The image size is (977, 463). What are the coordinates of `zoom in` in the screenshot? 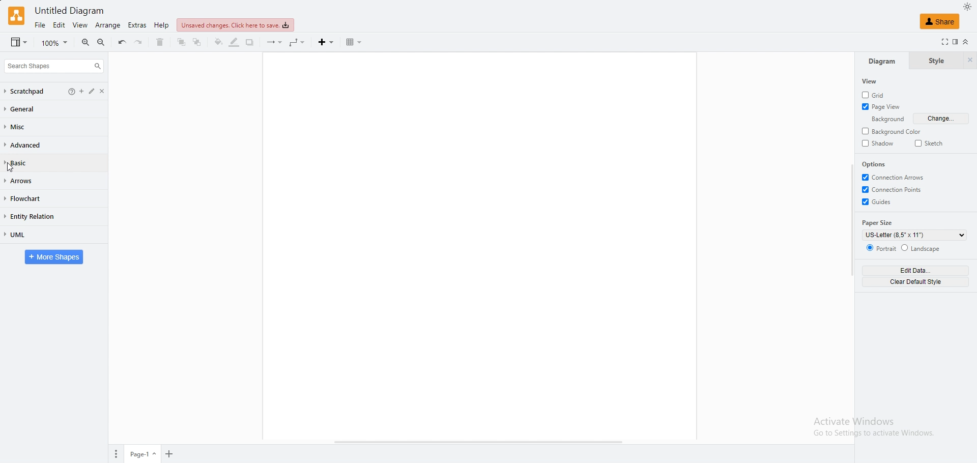 It's located at (86, 43).